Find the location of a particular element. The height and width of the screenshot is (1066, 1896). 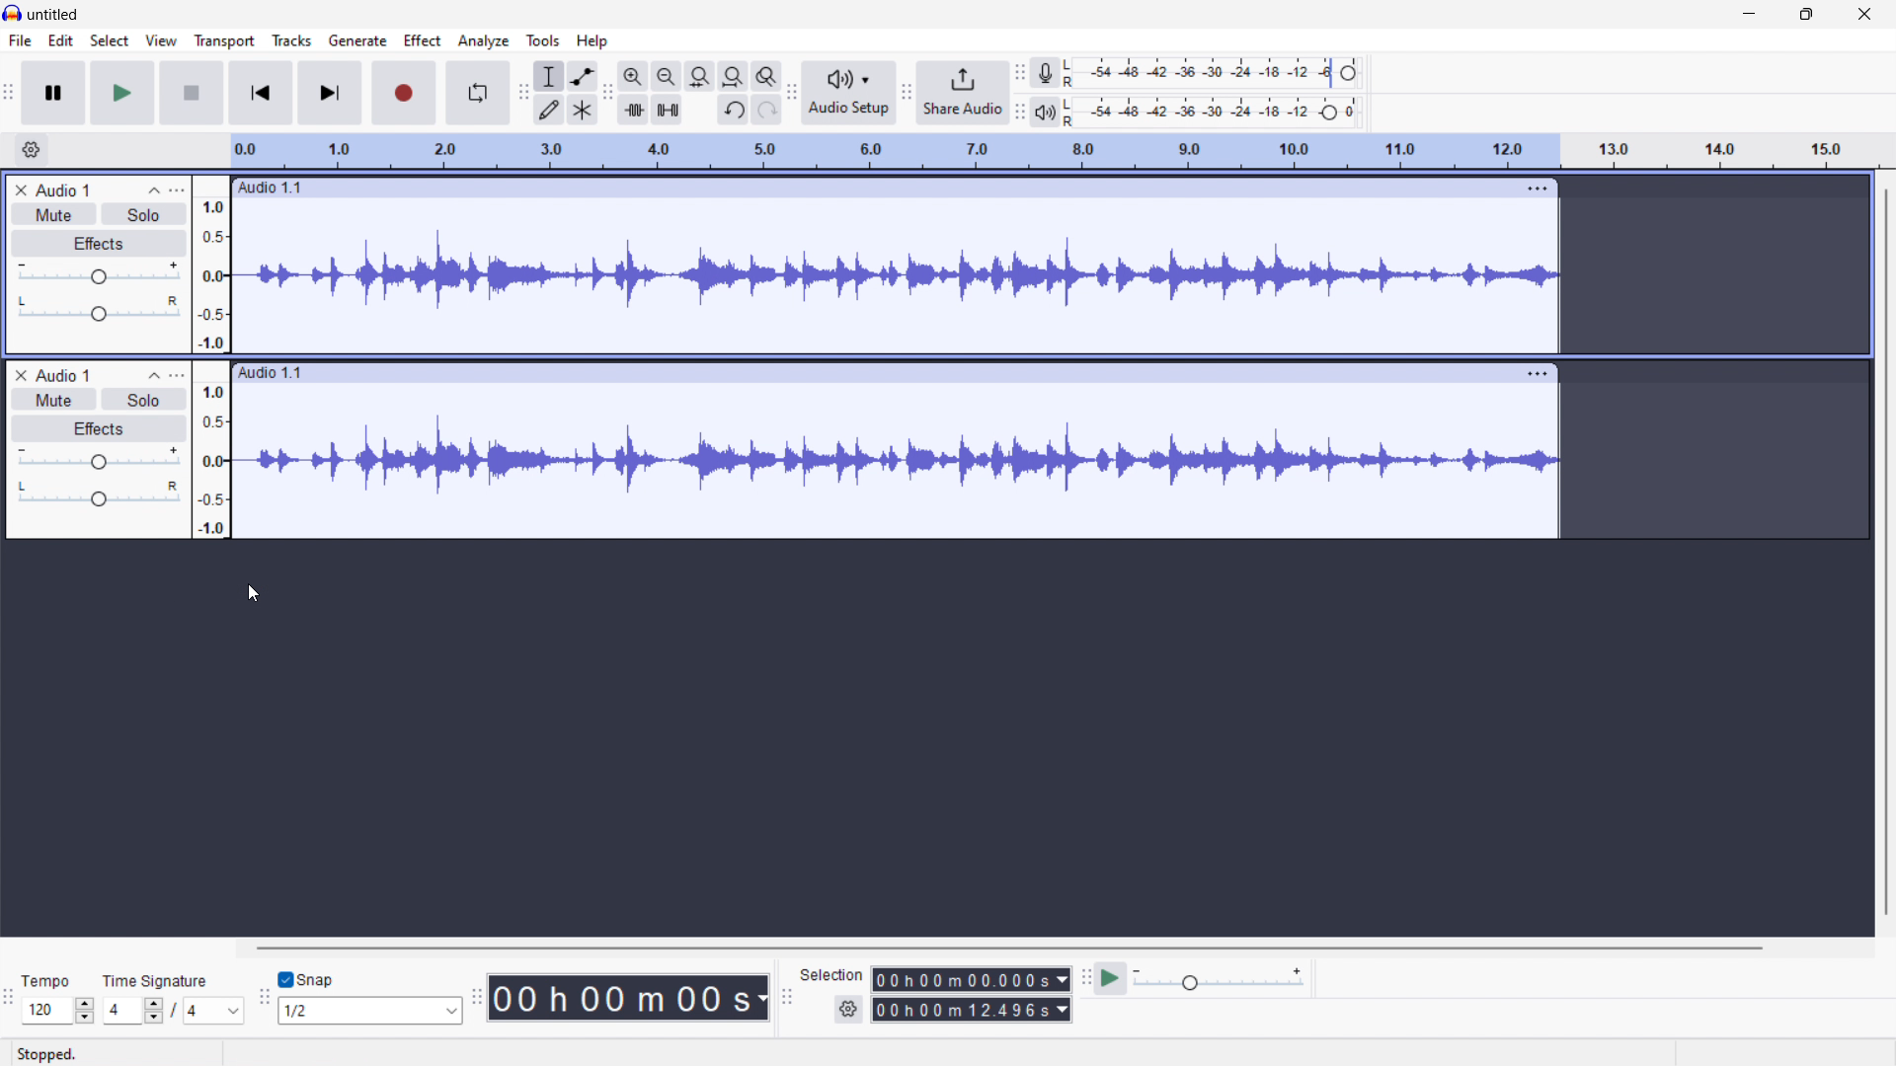

Audio 1.1 is located at coordinates (863, 189).